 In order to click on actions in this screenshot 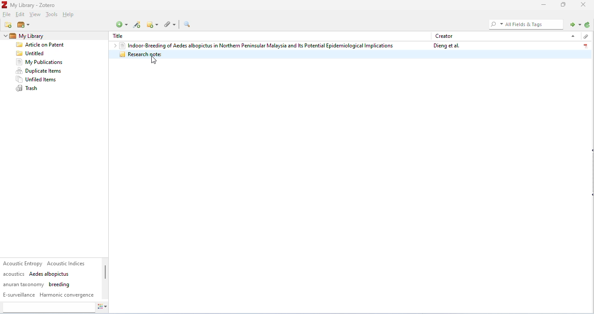, I will do `click(103, 308)`.